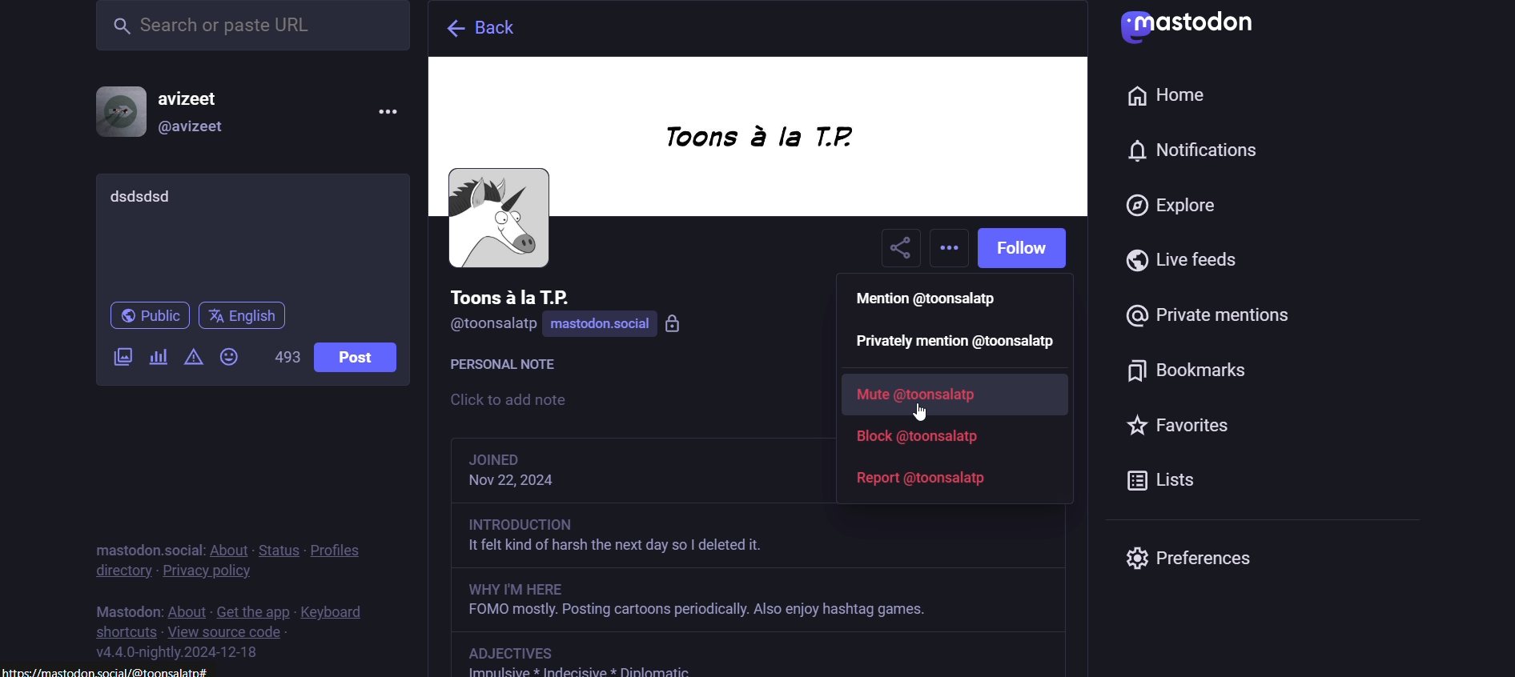 The width and height of the screenshot is (1515, 677). Describe the element at coordinates (1190, 555) in the screenshot. I see `preferences` at that location.